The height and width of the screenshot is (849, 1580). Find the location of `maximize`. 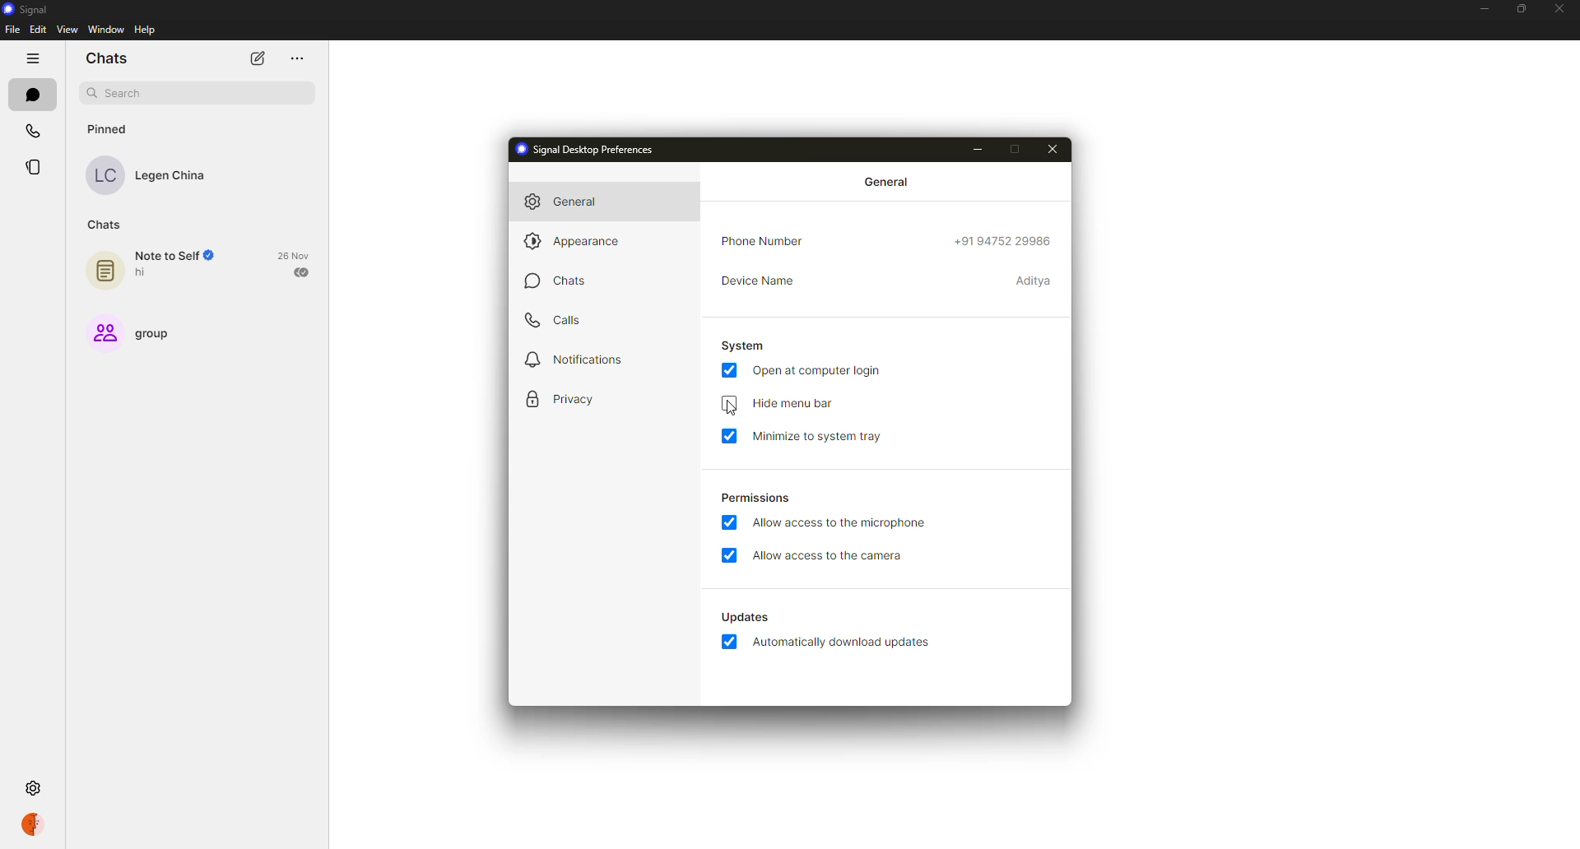

maximize is located at coordinates (1522, 7).